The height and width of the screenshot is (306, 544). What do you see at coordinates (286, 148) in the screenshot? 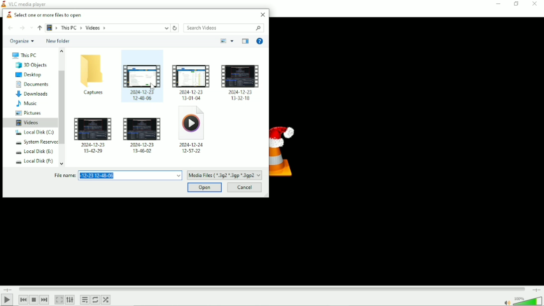
I see `Logo` at bounding box center [286, 148].